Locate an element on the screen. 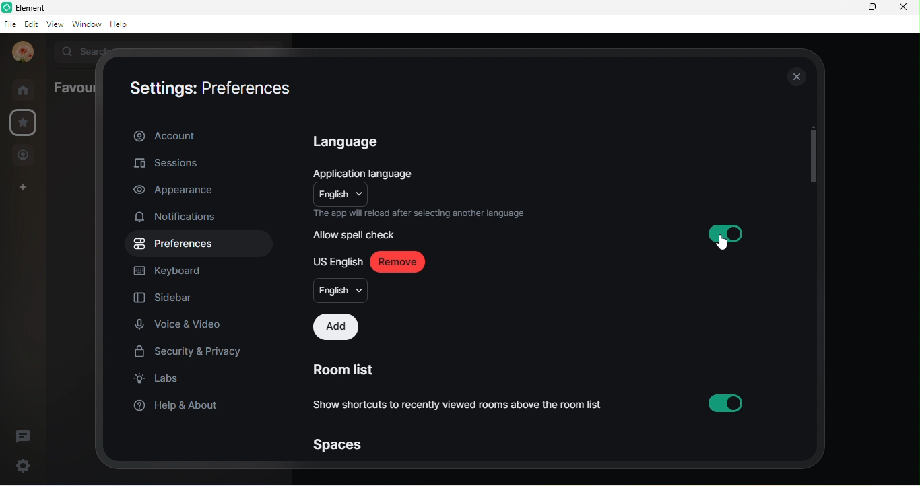  labs is located at coordinates (158, 378).